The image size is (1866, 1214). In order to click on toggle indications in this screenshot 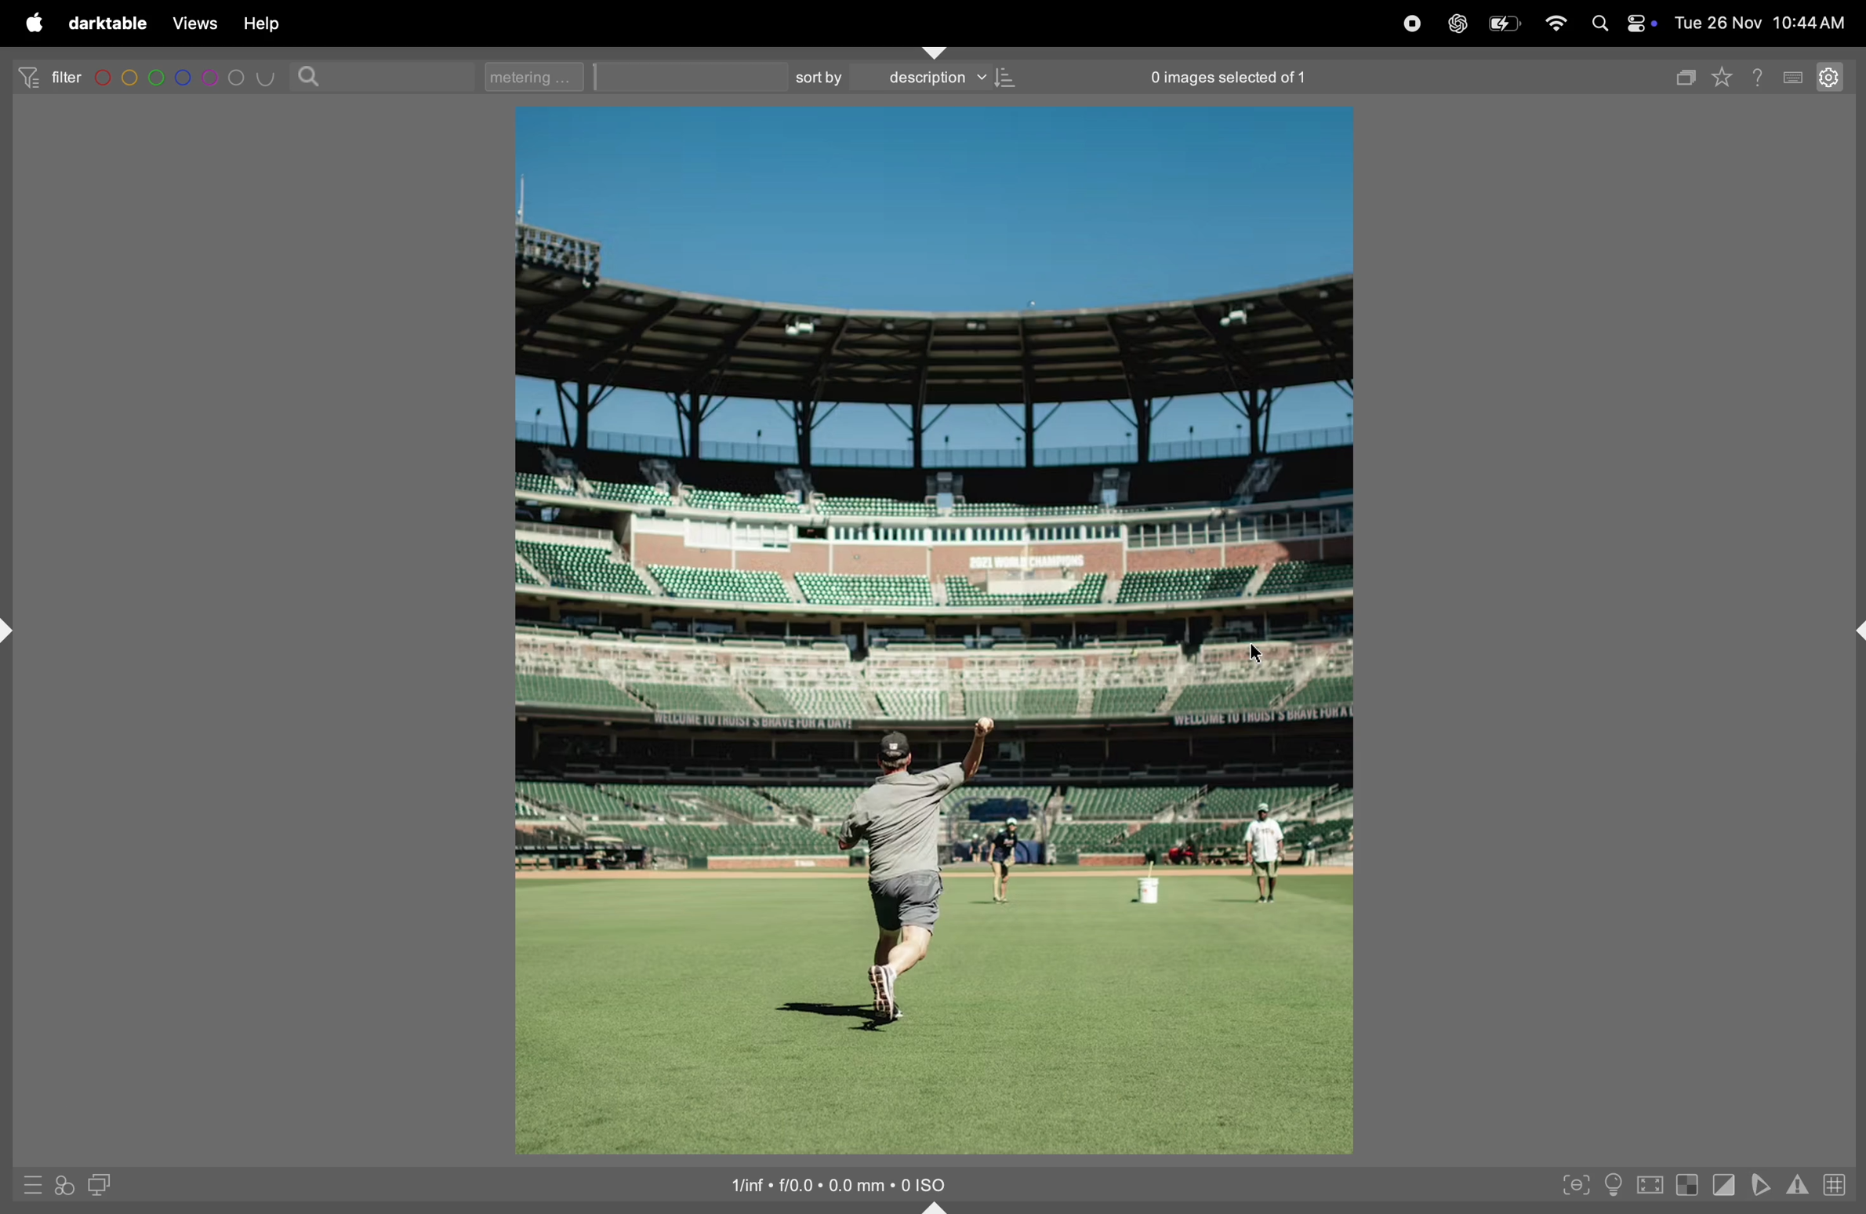, I will do `click(1689, 1183)`.